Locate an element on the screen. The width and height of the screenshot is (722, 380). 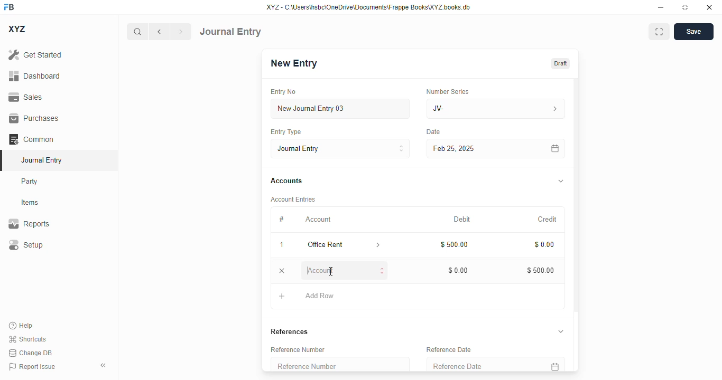
setup is located at coordinates (25, 244).